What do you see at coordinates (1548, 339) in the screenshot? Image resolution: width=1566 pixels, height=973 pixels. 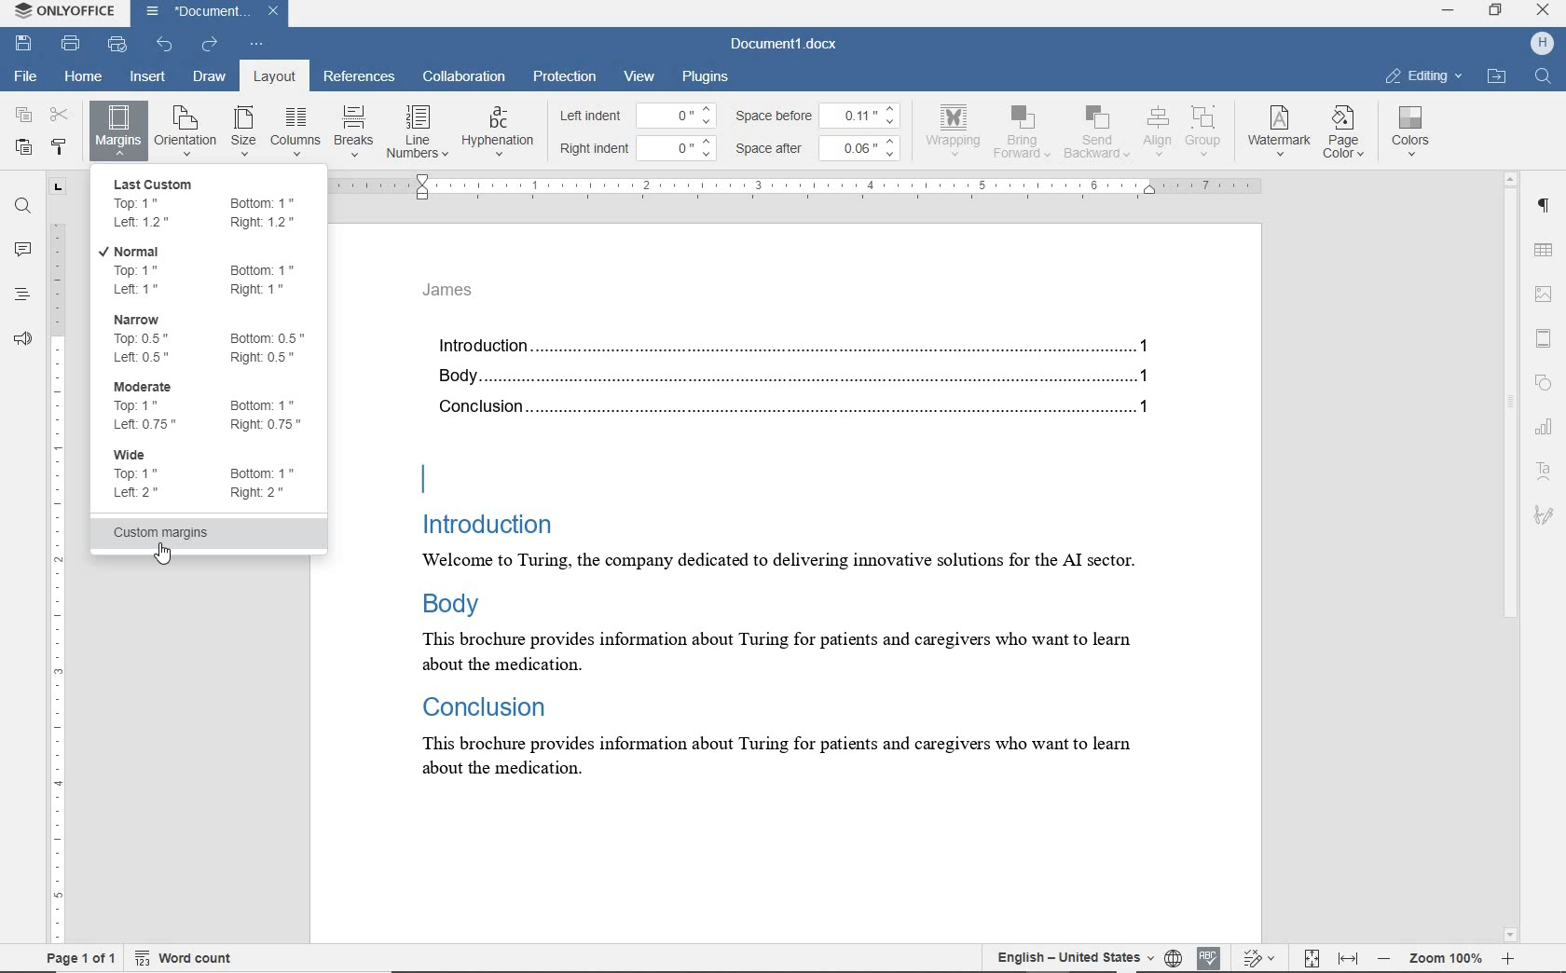 I see `header & footer` at bounding box center [1548, 339].